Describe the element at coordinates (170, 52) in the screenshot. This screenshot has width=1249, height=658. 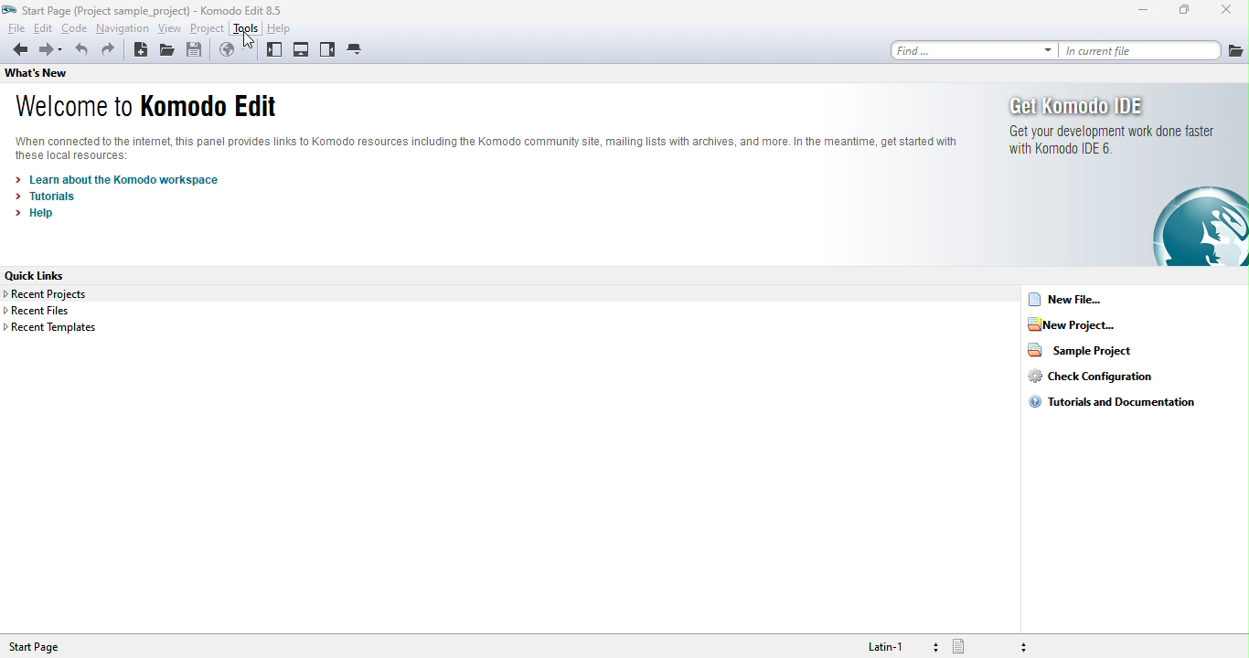
I see `open file` at that location.